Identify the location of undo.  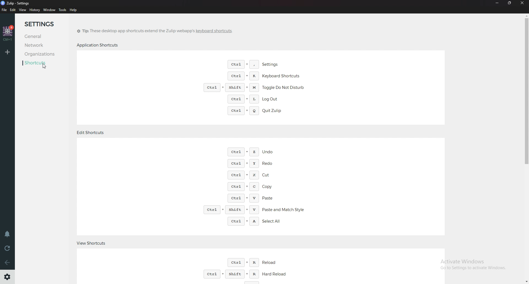
(251, 152).